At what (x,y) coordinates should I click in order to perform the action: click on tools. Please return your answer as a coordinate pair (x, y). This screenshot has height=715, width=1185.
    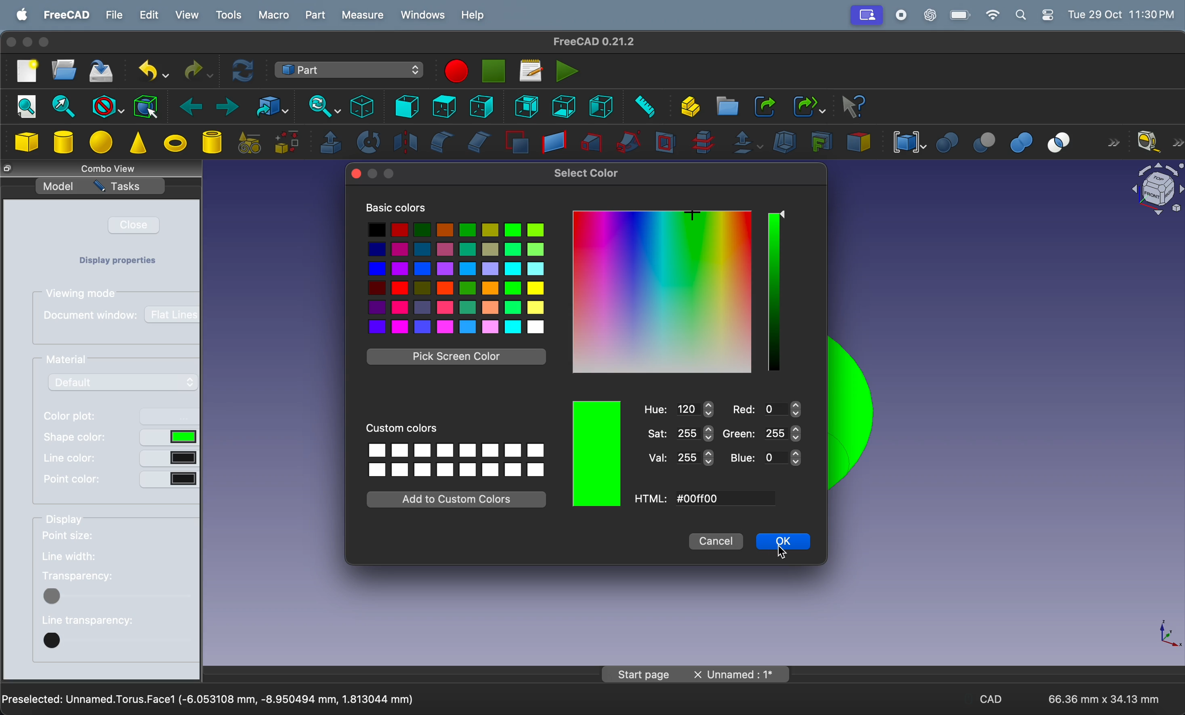
    Looking at the image, I should click on (227, 15).